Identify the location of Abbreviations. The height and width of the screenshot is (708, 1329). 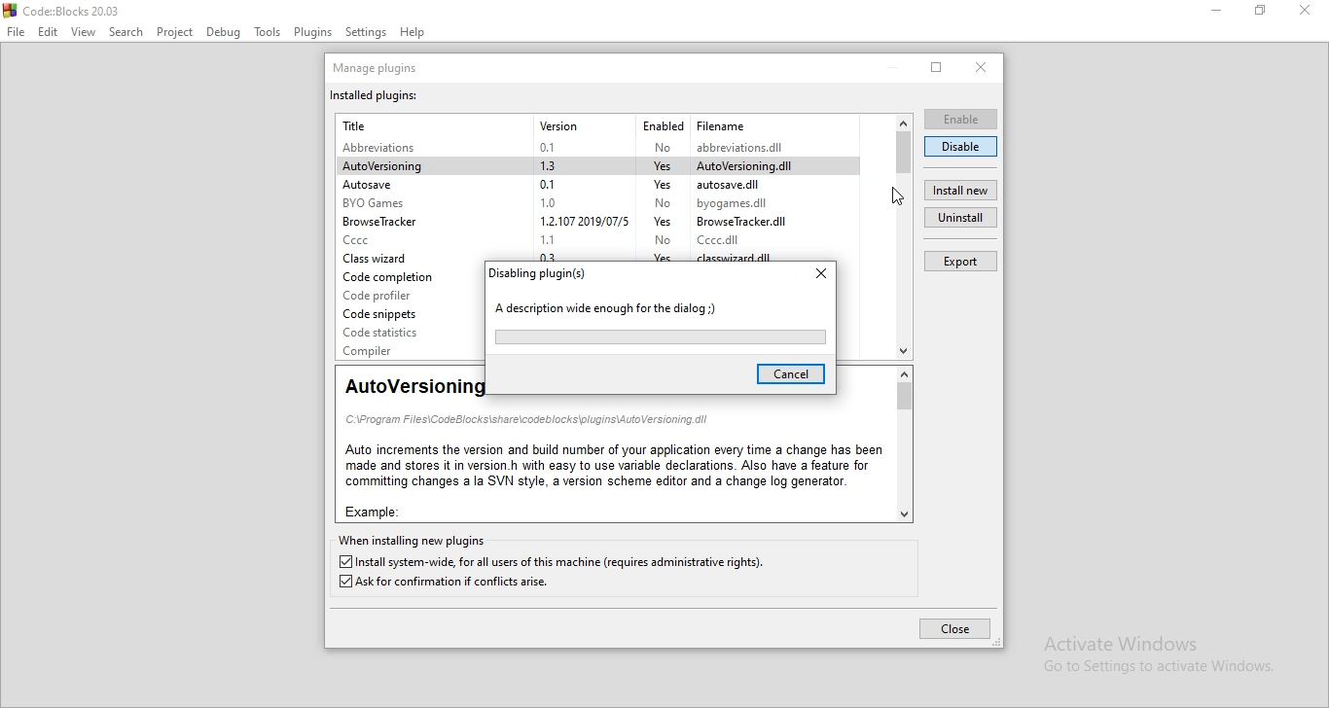
(387, 148).